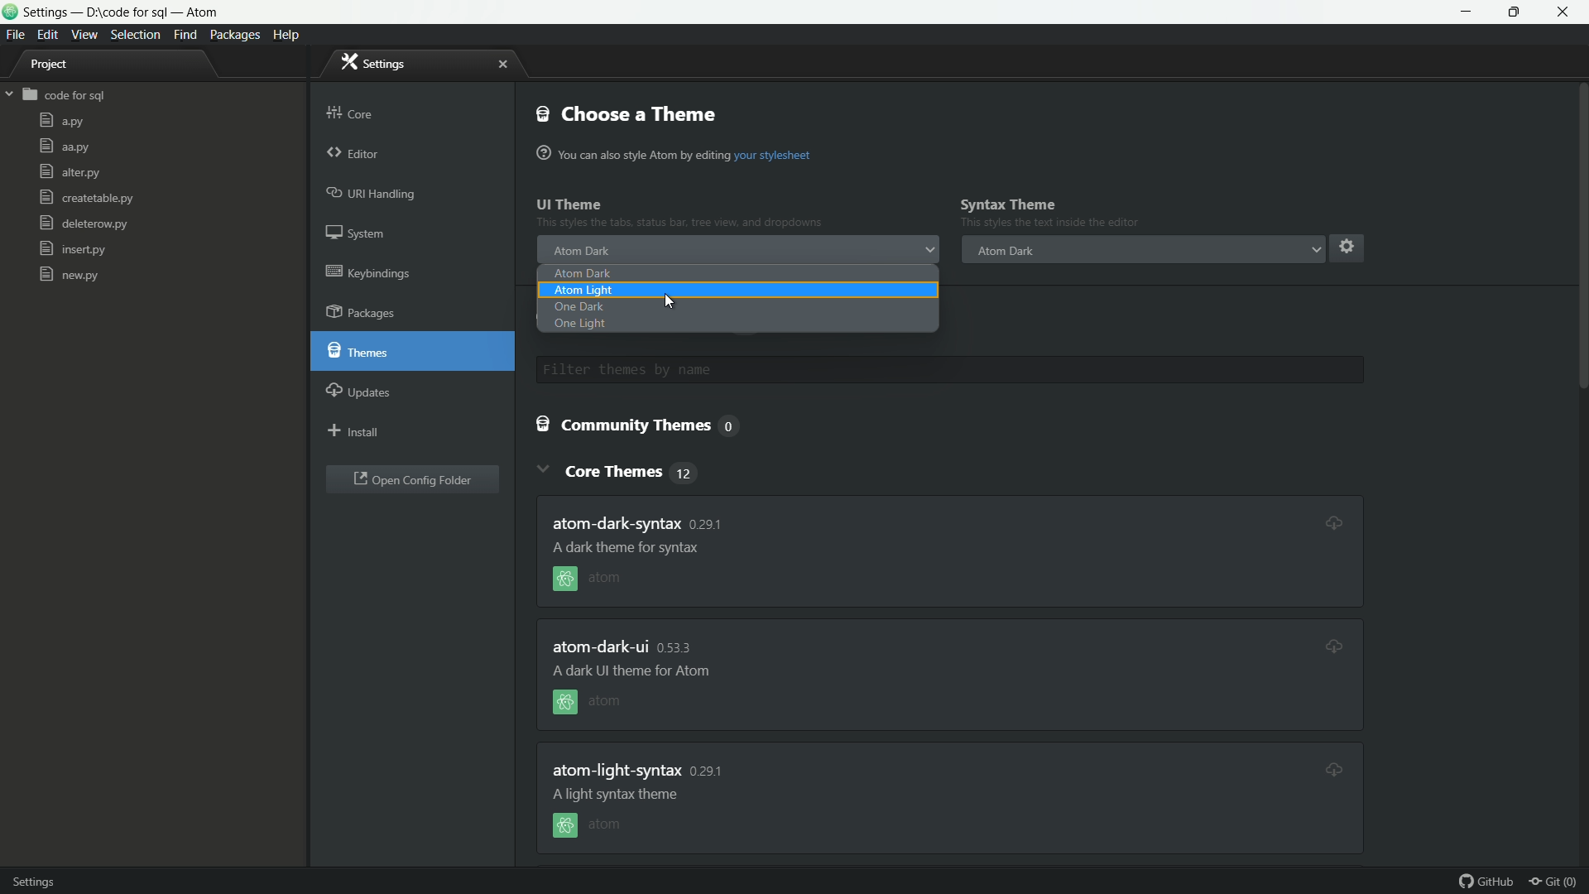 The width and height of the screenshot is (1589, 894). Describe the element at coordinates (58, 66) in the screenshot. I see `project tree` at that location.